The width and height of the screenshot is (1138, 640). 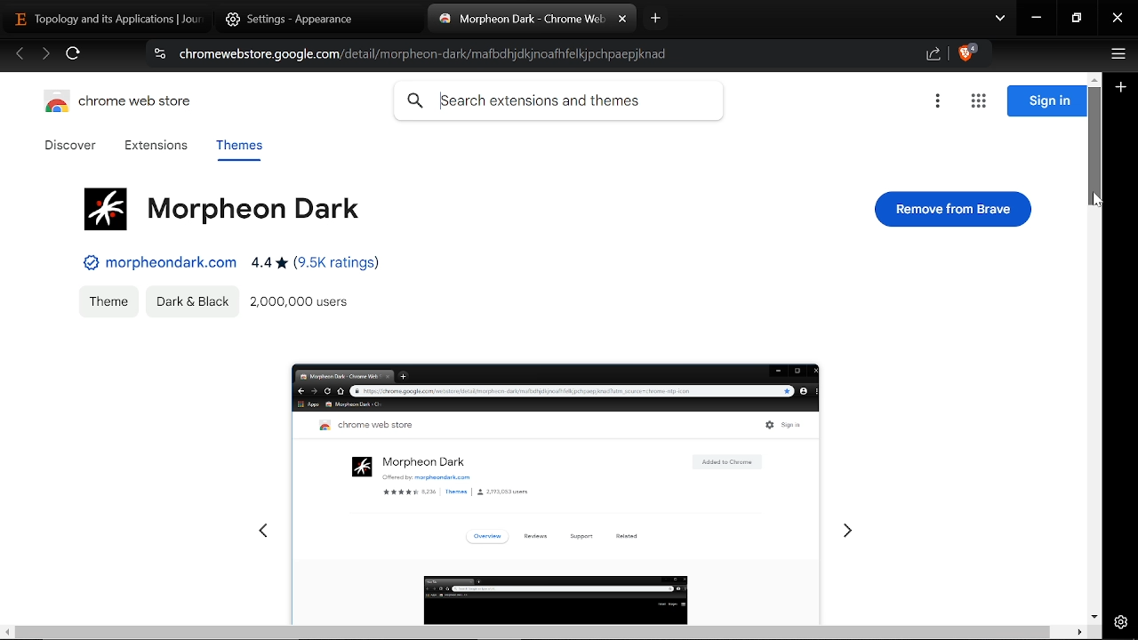 I want to click on cursor, so click(x=1096, y=202).